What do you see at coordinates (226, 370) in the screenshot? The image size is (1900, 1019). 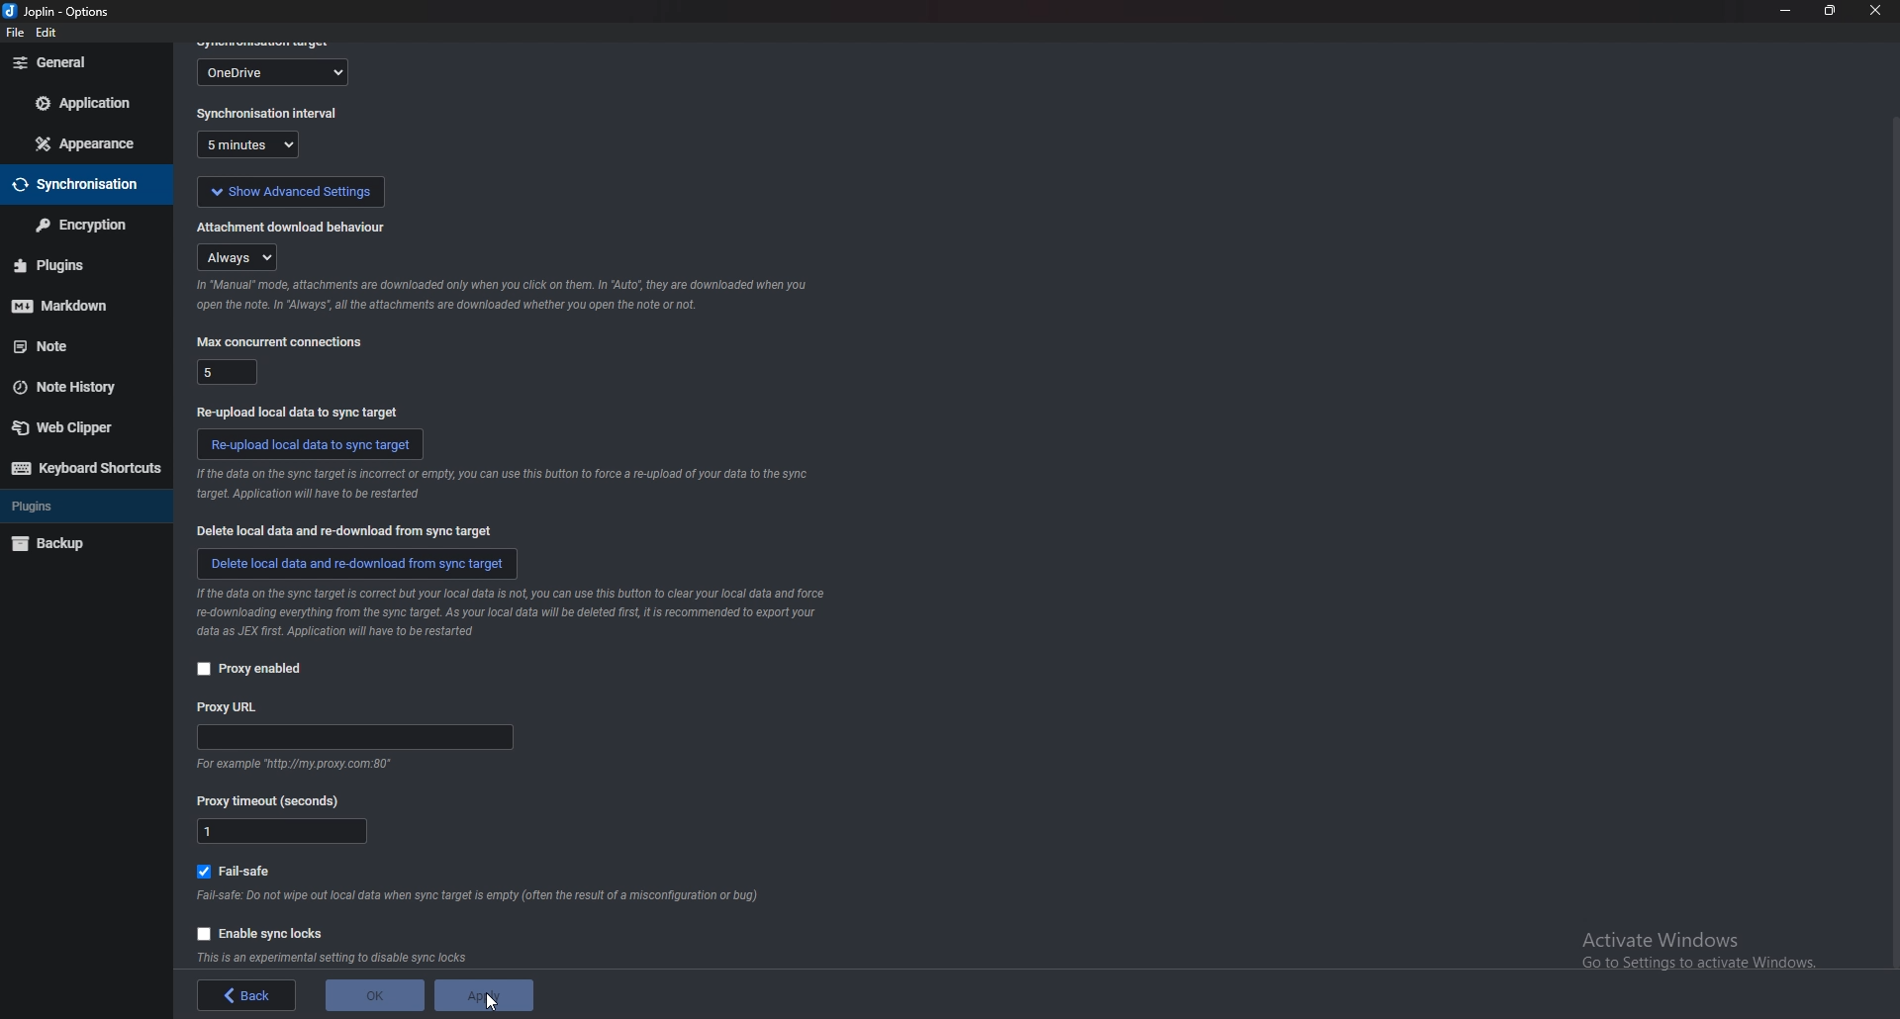 I see `max concurrent connections` at bounding box center [226, 370].